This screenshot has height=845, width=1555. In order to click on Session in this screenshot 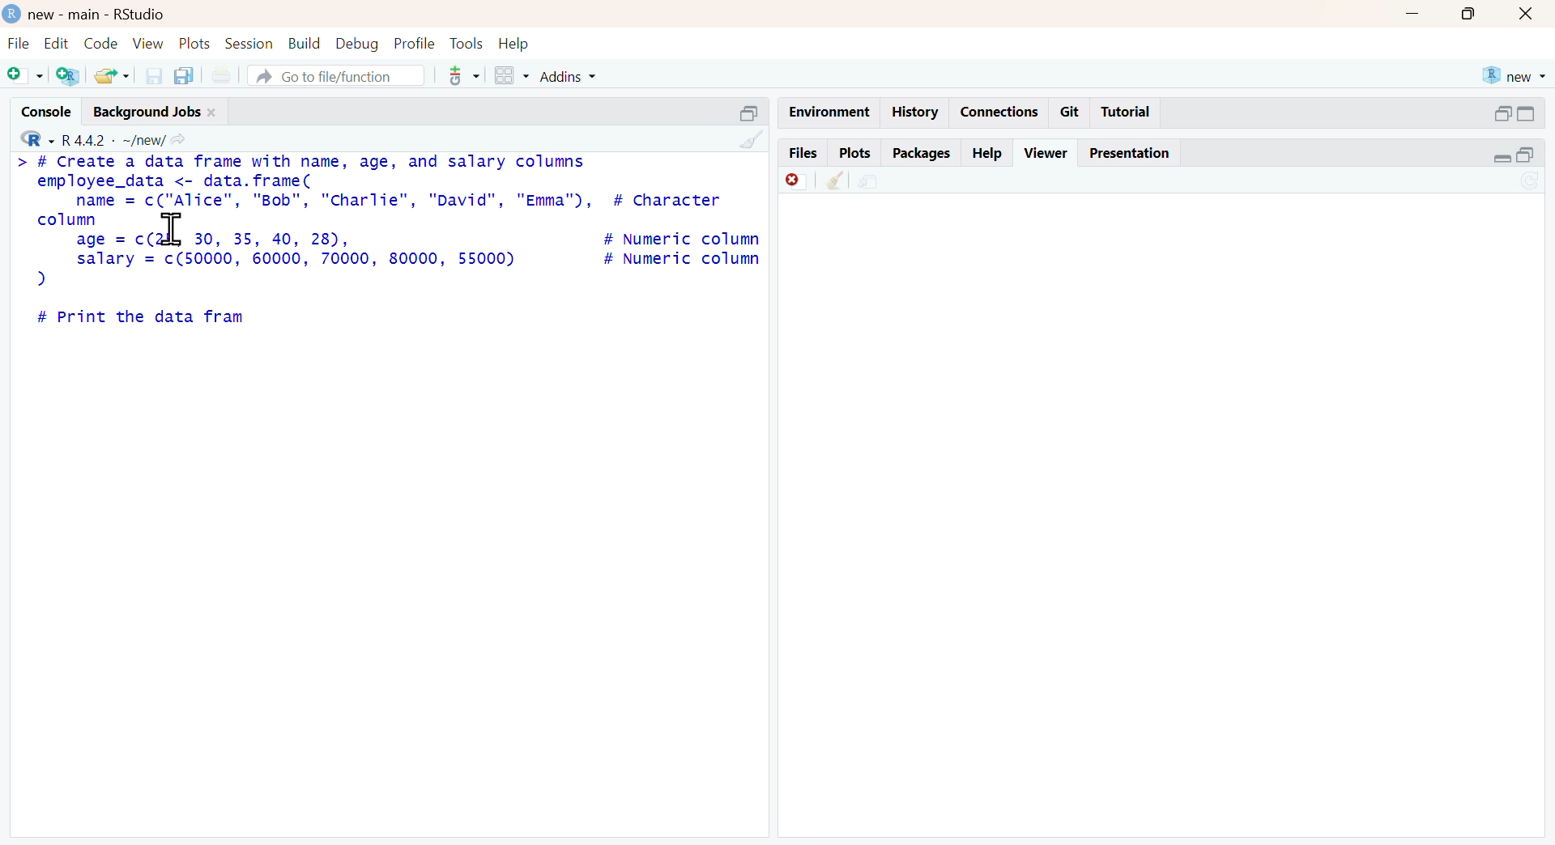, I will do `click(249, 42)`.